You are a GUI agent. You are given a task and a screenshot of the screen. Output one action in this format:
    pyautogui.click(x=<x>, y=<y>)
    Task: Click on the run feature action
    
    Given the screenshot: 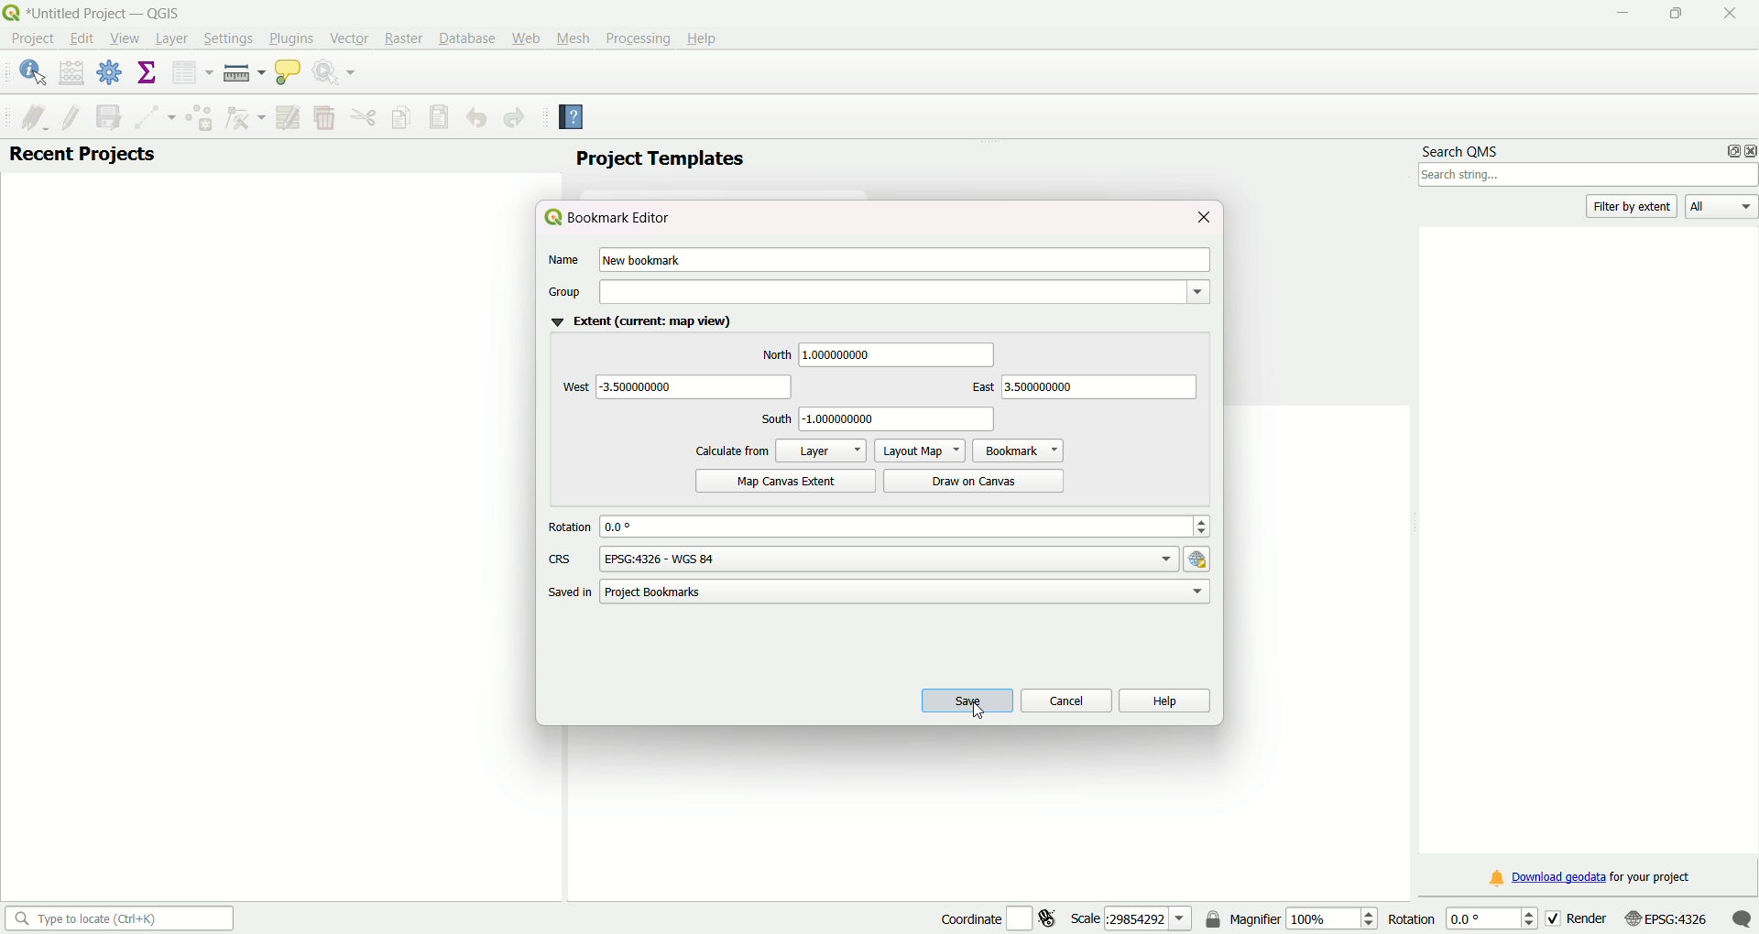 What is the action you would take?
    pyautogui.click(x=337, y=74)
    